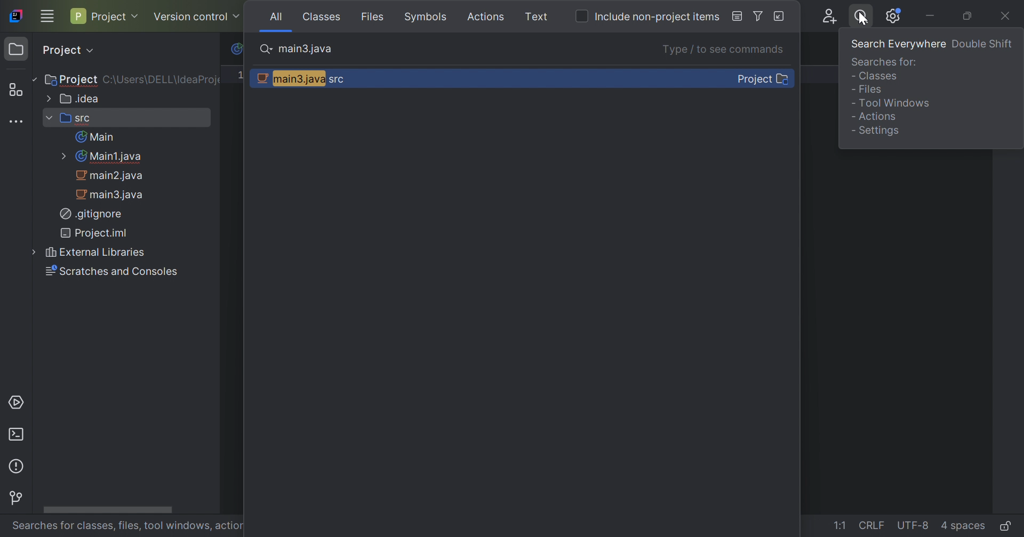  I want to click on Project, so click(69, 51).